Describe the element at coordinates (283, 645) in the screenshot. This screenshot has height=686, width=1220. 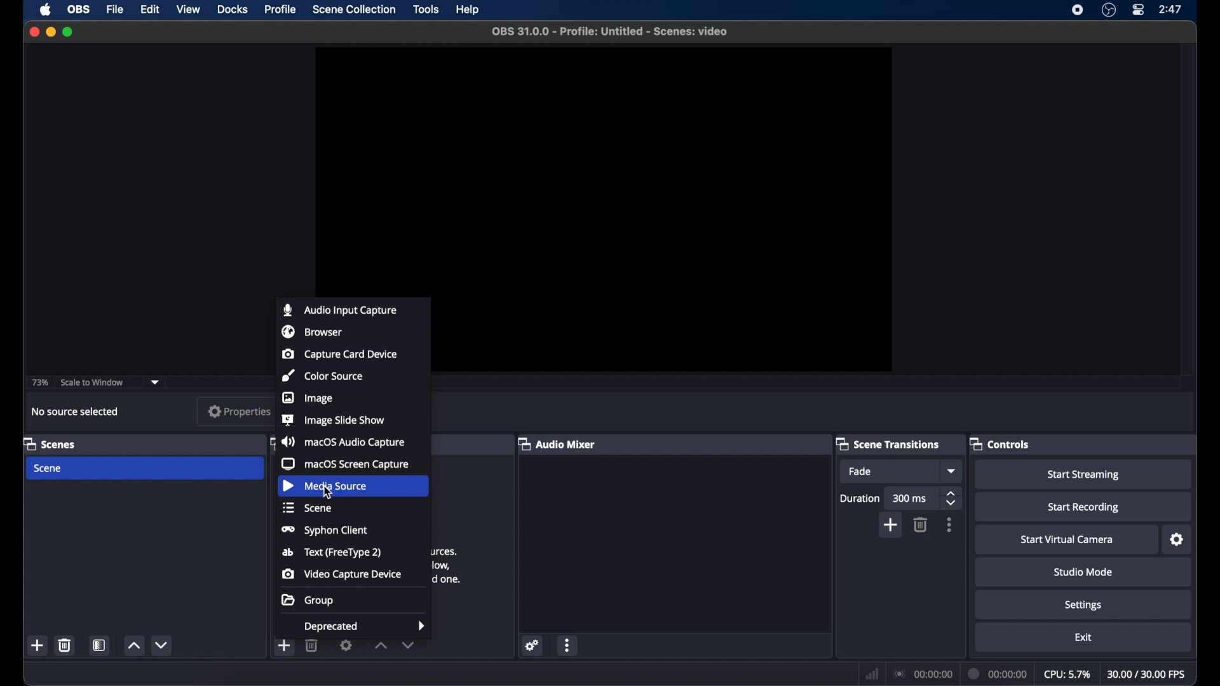
I see `add` at that location.